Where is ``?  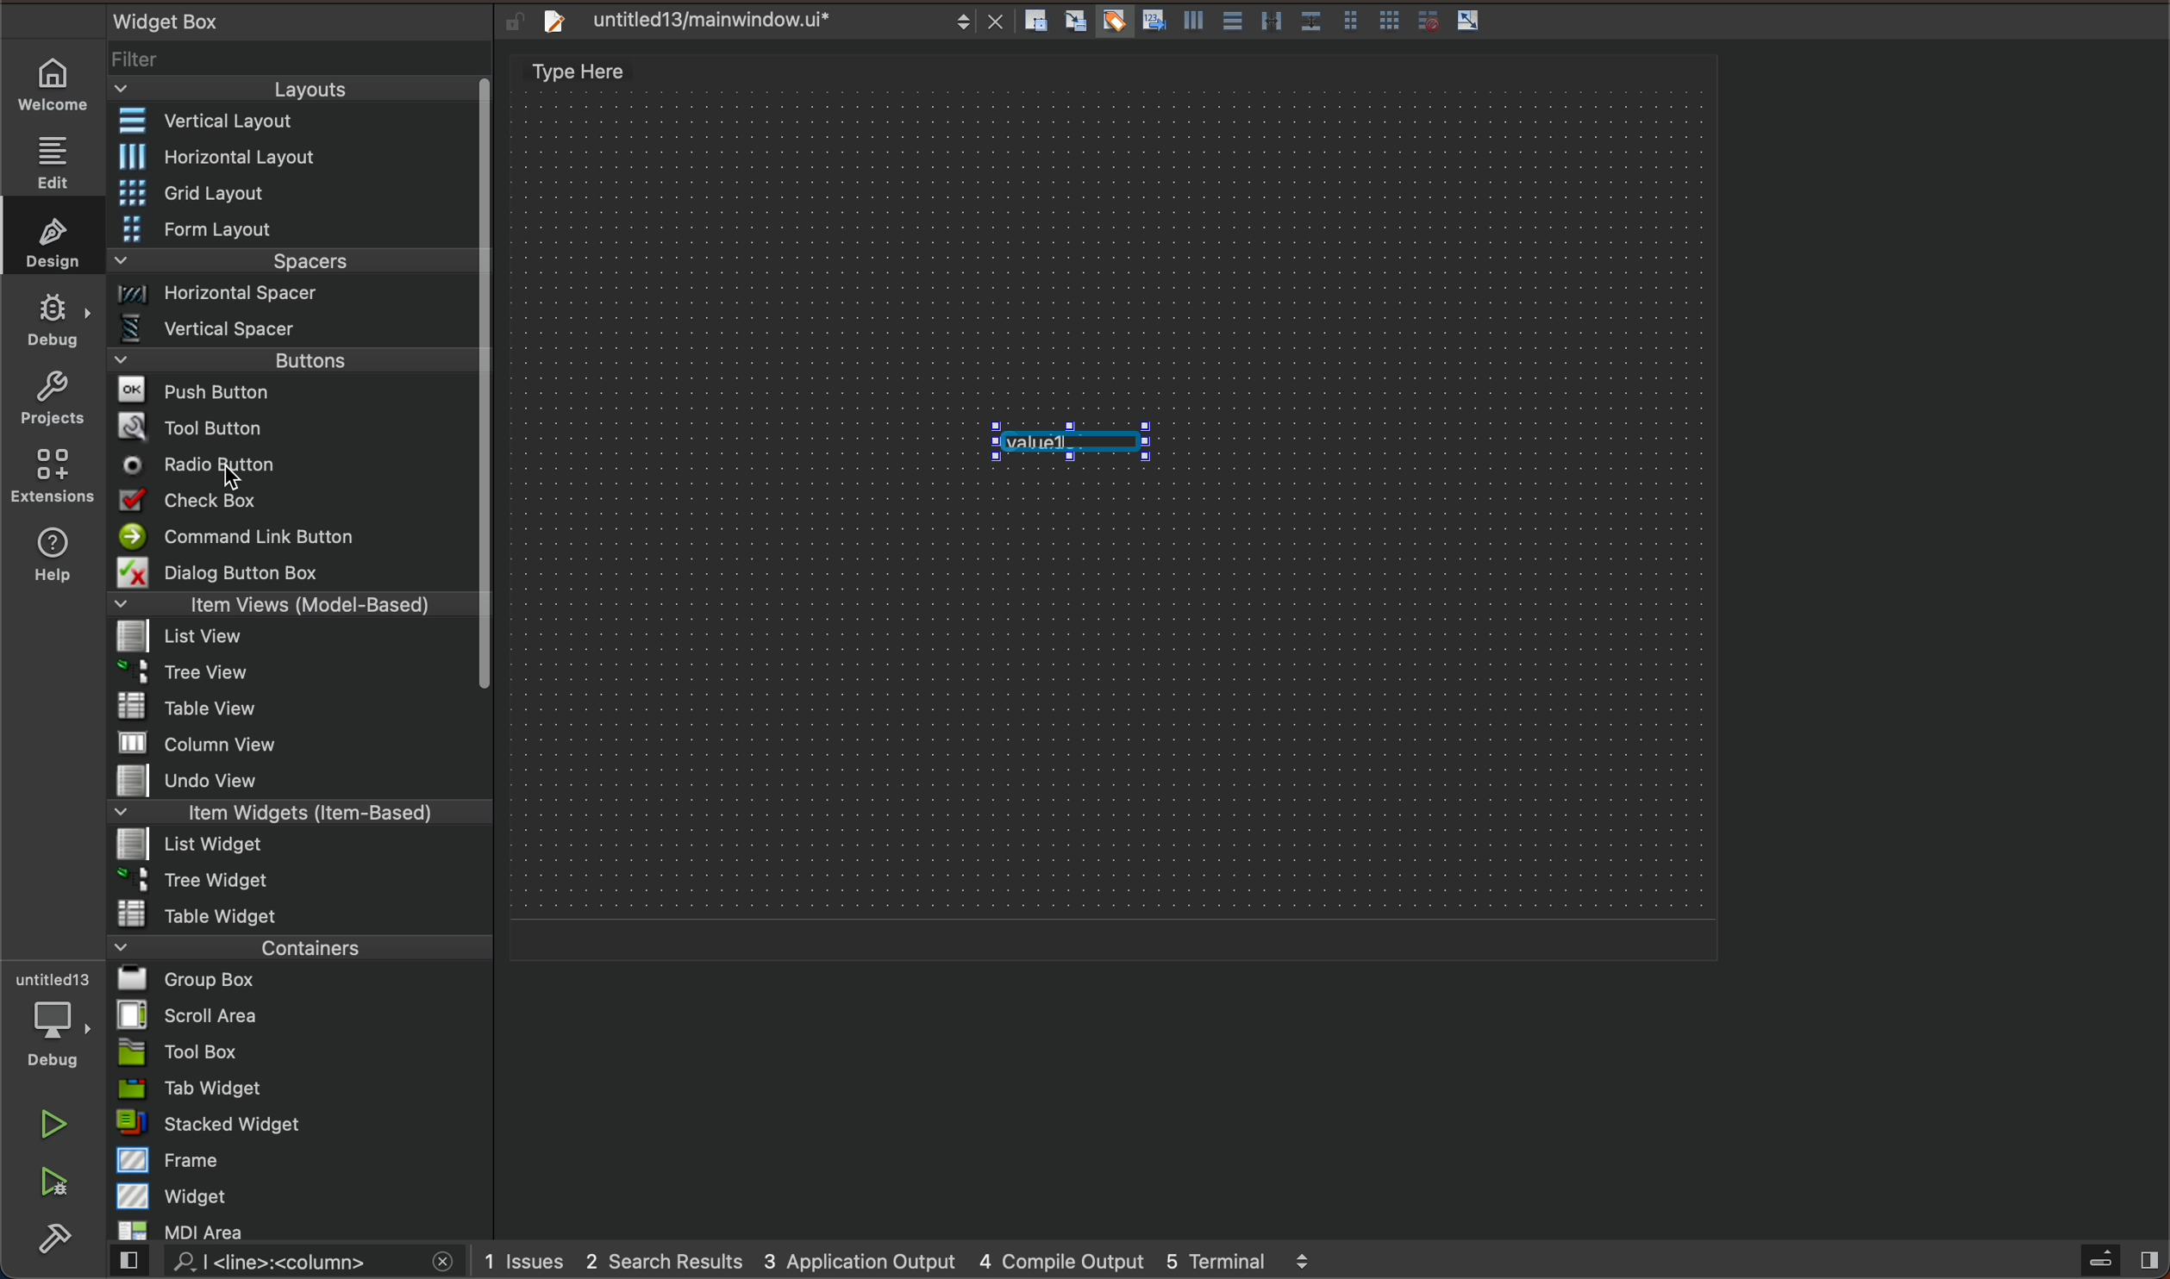
 is located at coordinates (1230, 22).